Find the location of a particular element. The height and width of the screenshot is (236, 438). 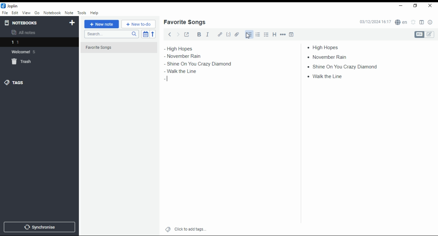

heading is located at coordinates (275, 34).